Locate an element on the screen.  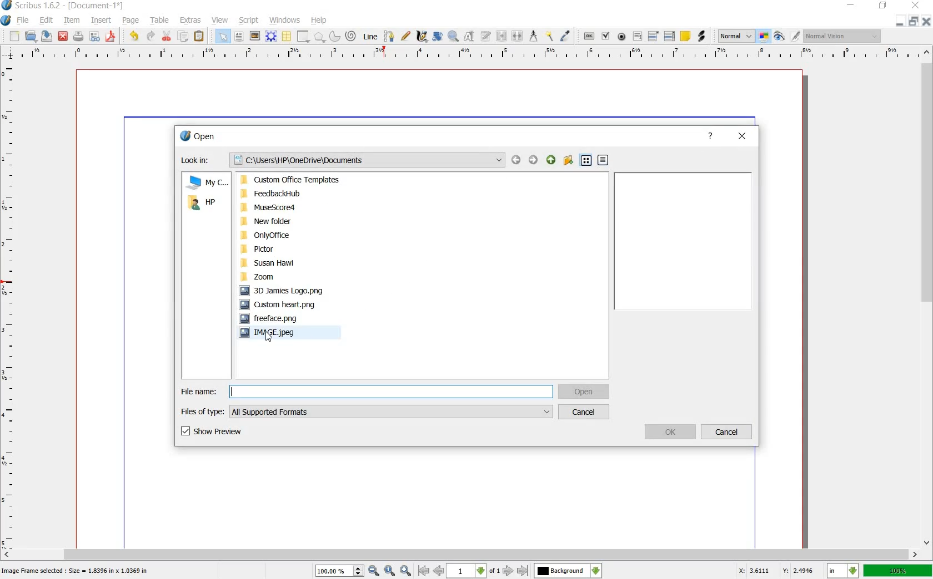
CREATE NEW FOLDER is located at coordinates (568, 161).